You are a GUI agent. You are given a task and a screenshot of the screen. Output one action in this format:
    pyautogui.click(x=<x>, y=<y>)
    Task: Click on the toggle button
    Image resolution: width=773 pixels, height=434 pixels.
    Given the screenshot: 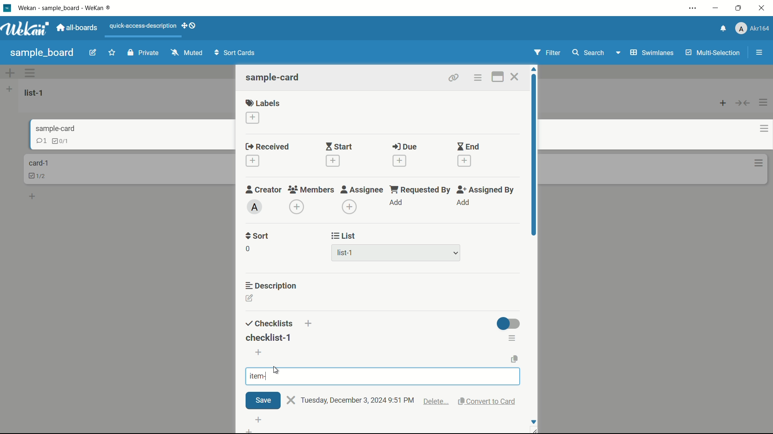 What is the action you would take?
    pyautogui.click(x=508, y=323)
    